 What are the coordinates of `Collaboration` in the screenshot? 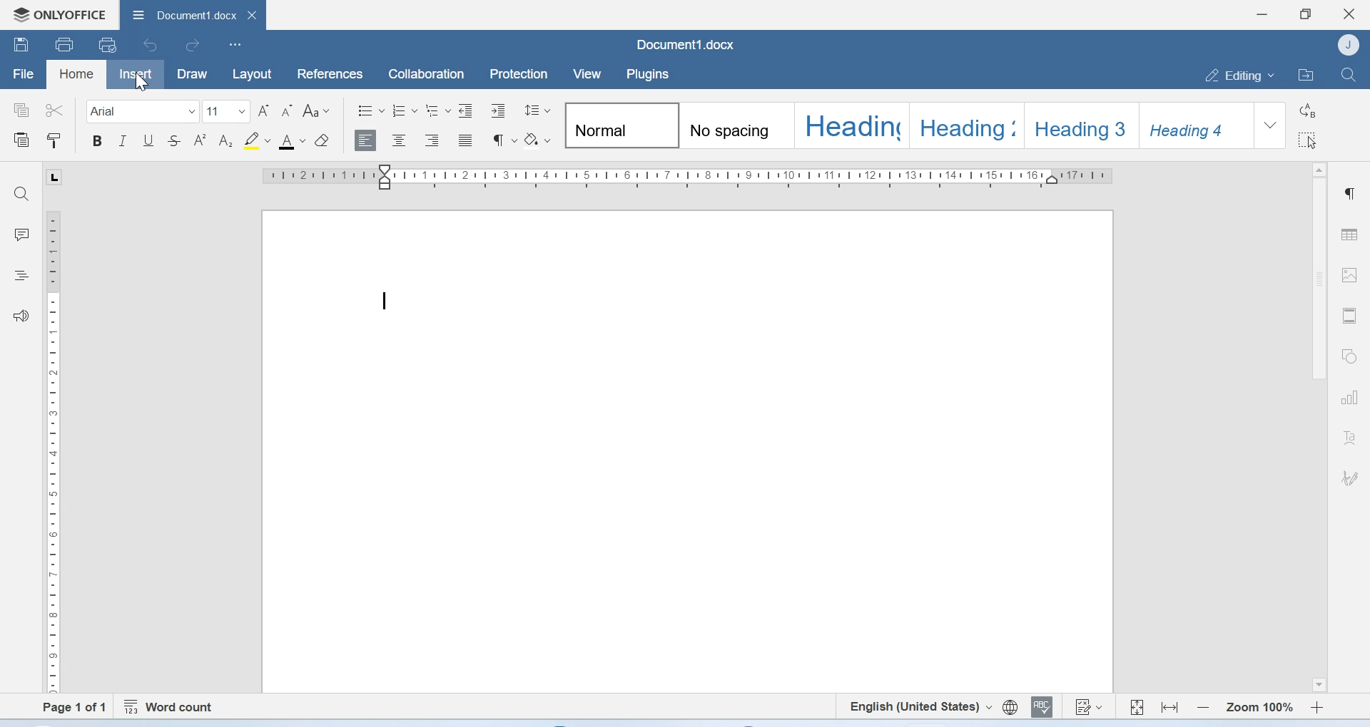 It's located at (427, 76).